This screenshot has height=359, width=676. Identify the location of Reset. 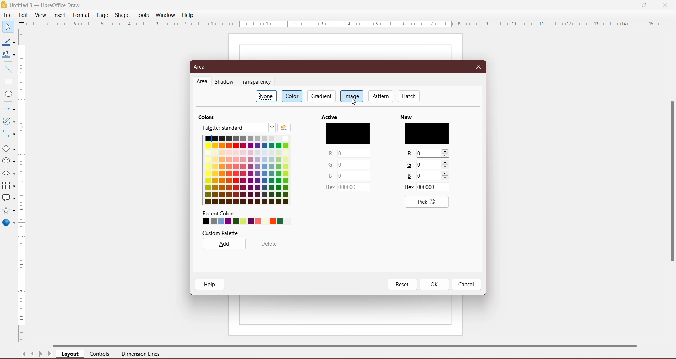
(402, 285).